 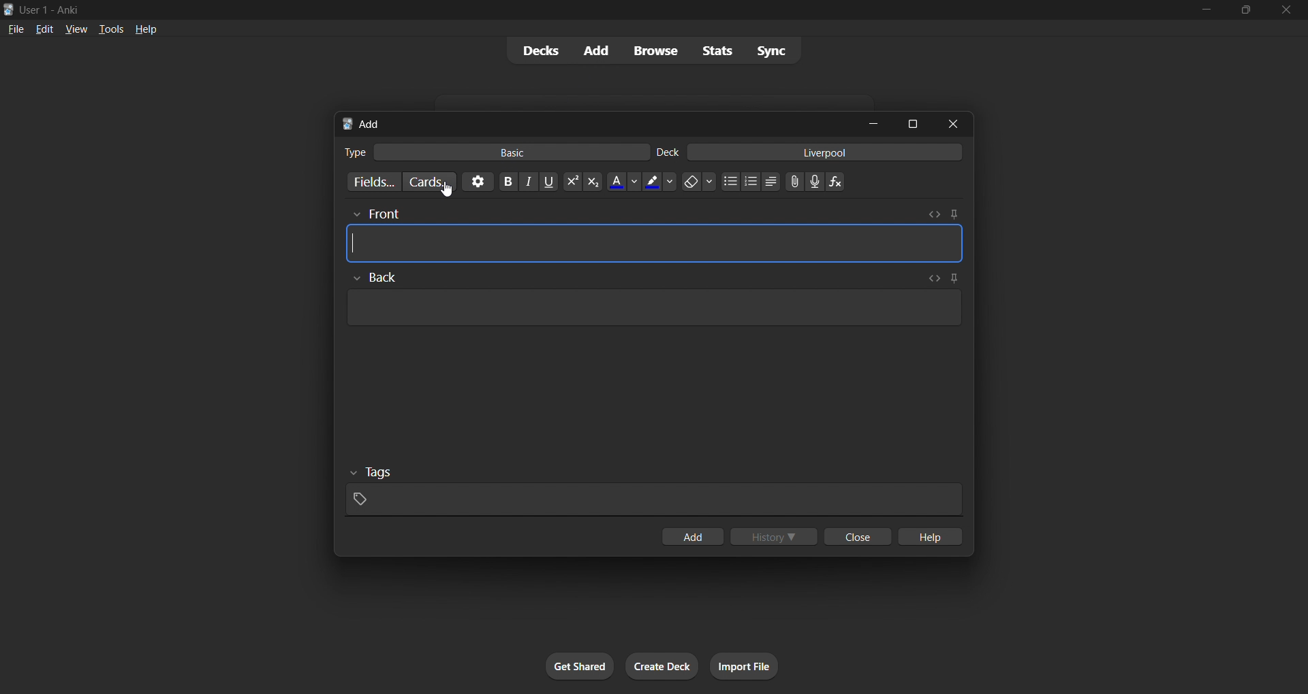 What do you see at coordinates (541, 52) in the screenshot?
I see `decks` at bounding box center [541, 52].